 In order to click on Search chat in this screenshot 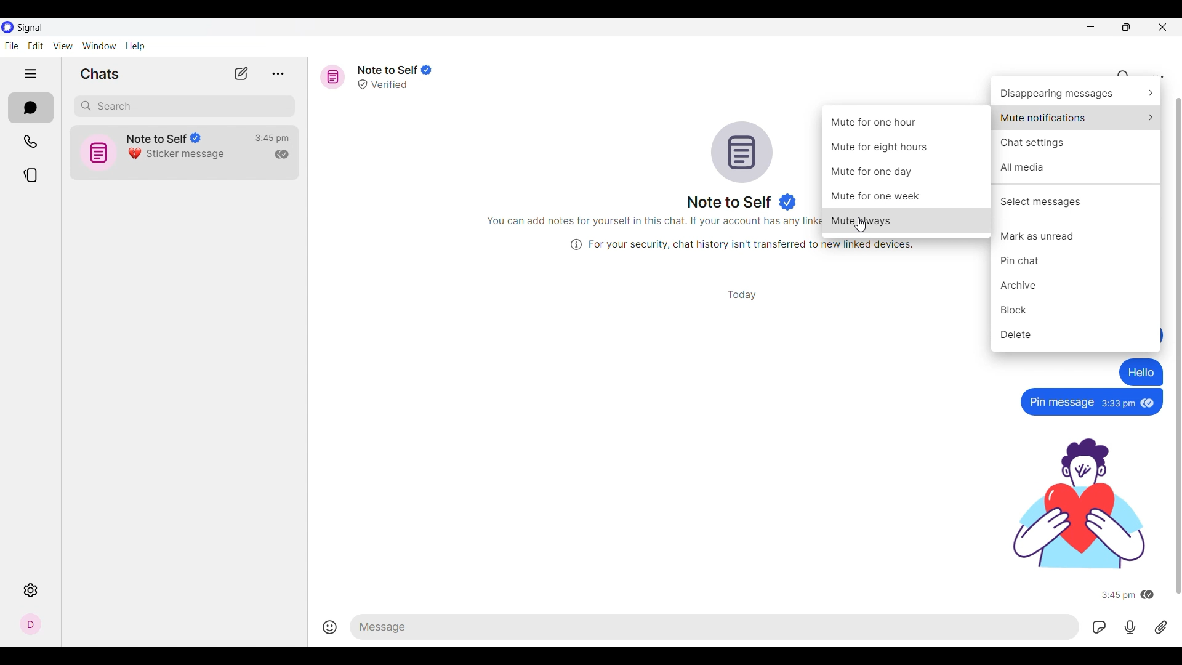, I will do `click(184, 106)`.